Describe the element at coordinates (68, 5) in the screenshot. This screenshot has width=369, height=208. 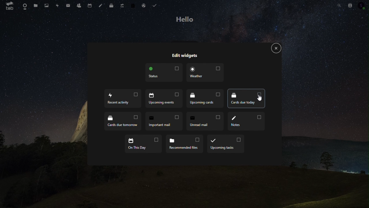
I see `mail` at that location.